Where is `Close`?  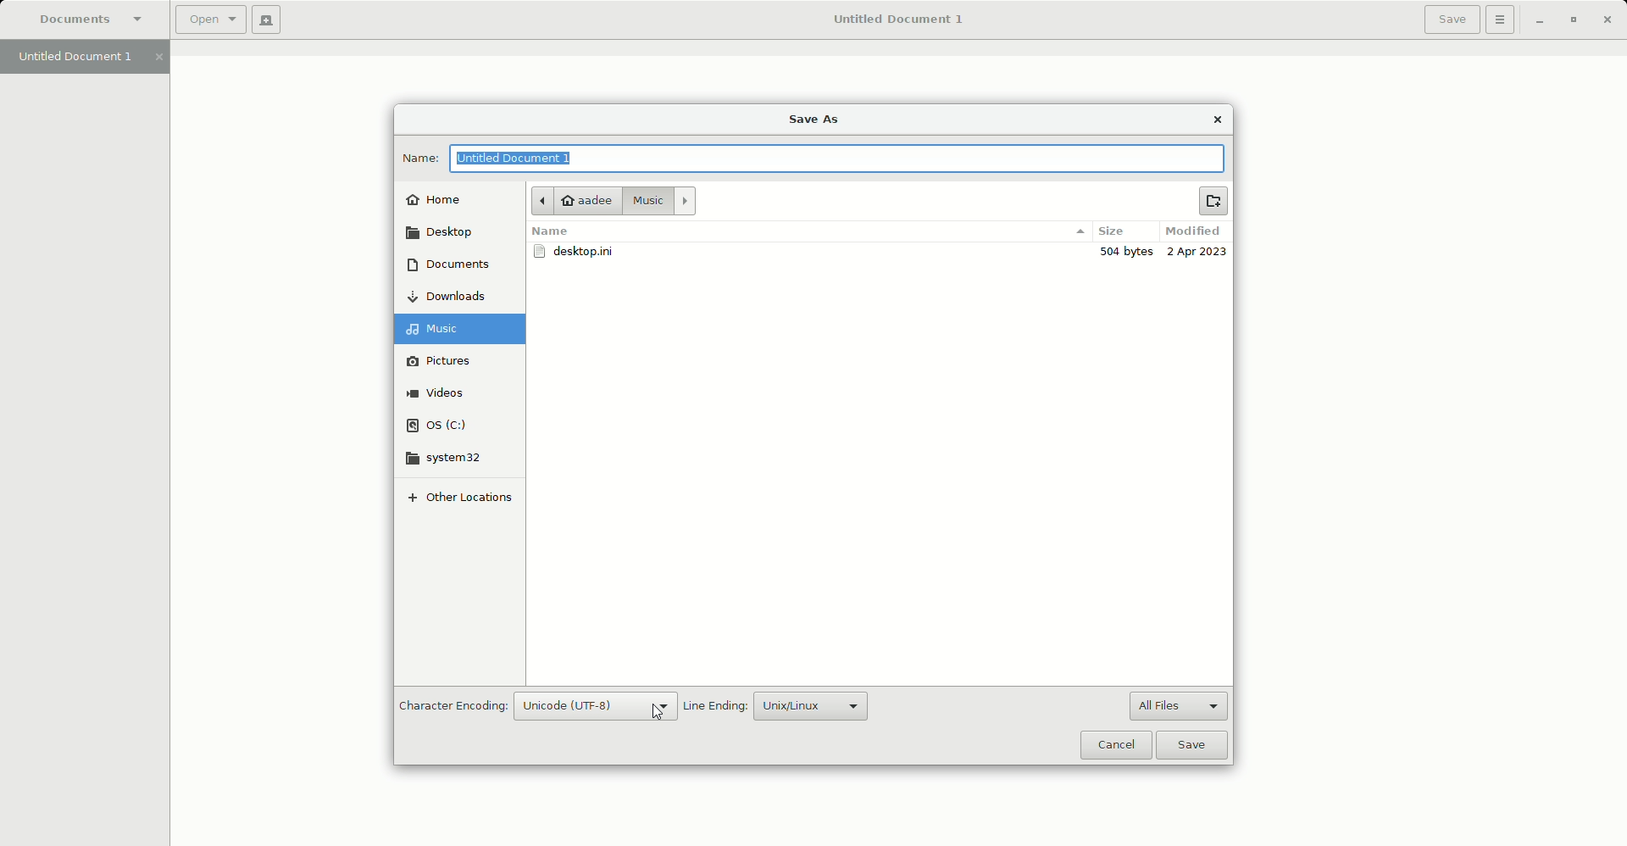 Close is located at coordinates (1219, 118).